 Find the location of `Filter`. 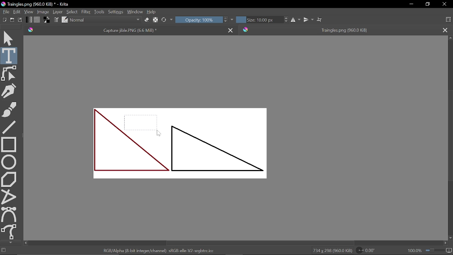

Filter is located at coordinates (86, 12).